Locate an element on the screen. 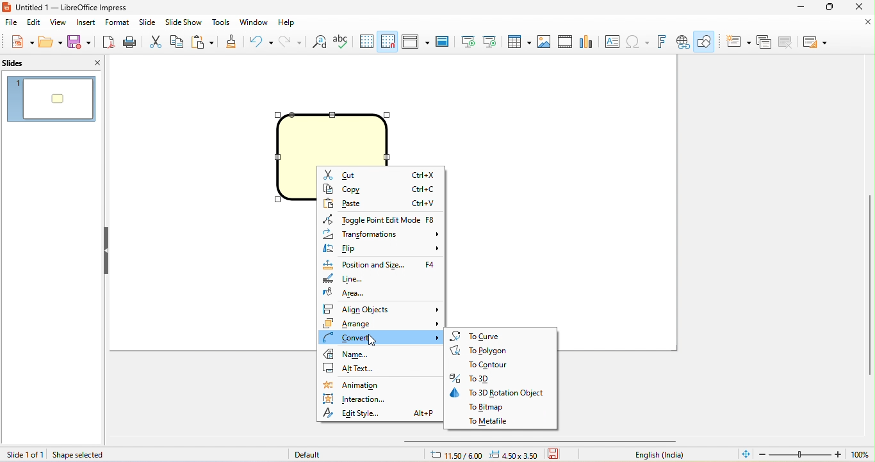 This screenshot has height=462, width=875. 1. slide is located at coordinates (51, 99).